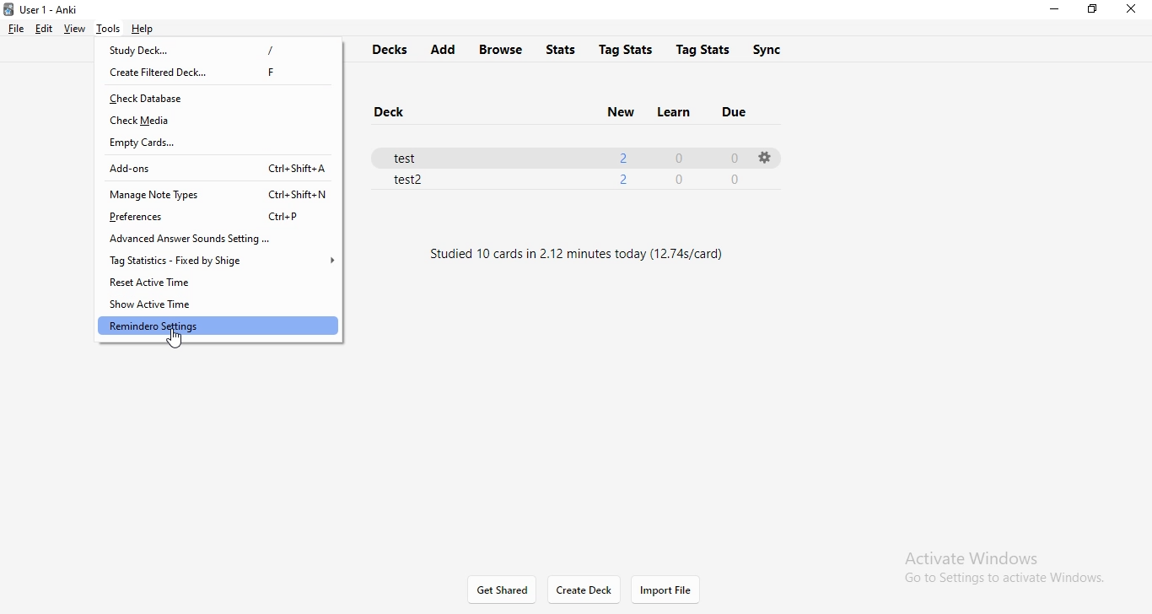 The width and height of the screenshot is (1152, 614). What do you see at coordinates (223, 238) in the screenshot?
I see `advanced answer sounds settings` at bounding box center [223, 238].